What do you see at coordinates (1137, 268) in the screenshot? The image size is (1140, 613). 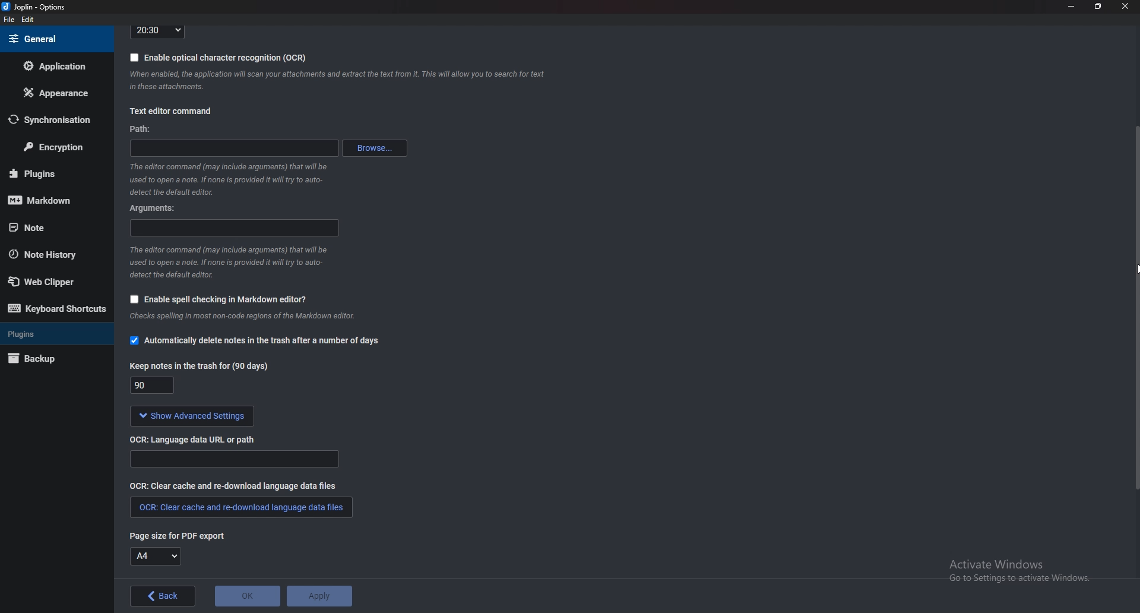 I see `Cursor` at bounding box center [1137, 268].